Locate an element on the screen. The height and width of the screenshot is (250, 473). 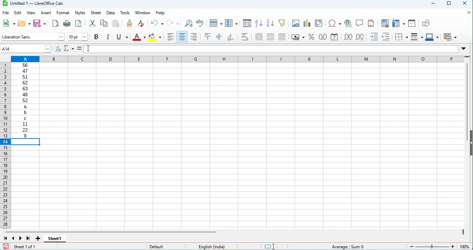
51 is located at coordinates (25, 77).